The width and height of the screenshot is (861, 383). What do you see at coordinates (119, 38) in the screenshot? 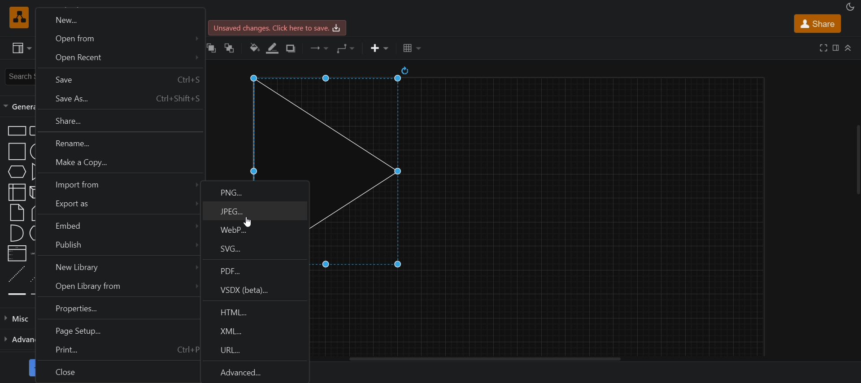
I see `open from` at bounding box center [119, 38].